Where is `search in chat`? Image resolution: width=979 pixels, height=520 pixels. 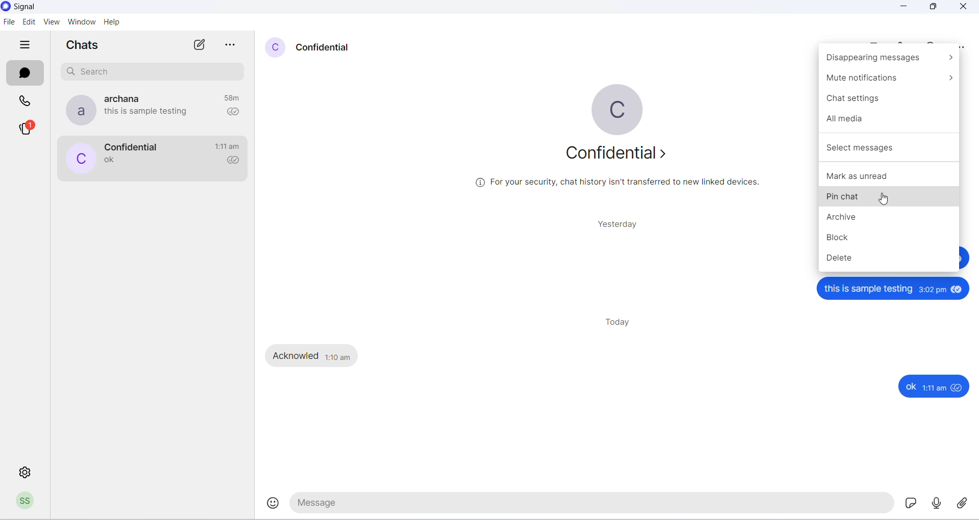 search in chat is located at coordinates (932, 43).